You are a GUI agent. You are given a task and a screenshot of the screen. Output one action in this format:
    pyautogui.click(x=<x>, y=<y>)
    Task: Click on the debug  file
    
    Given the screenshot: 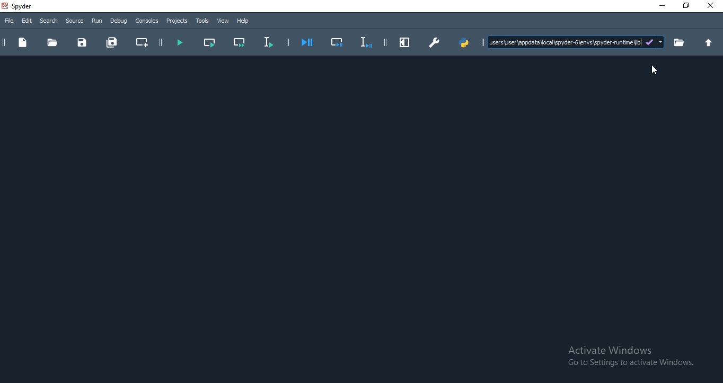 What is the action you would take?
    pyautogui.click(x=308, y=43)
    